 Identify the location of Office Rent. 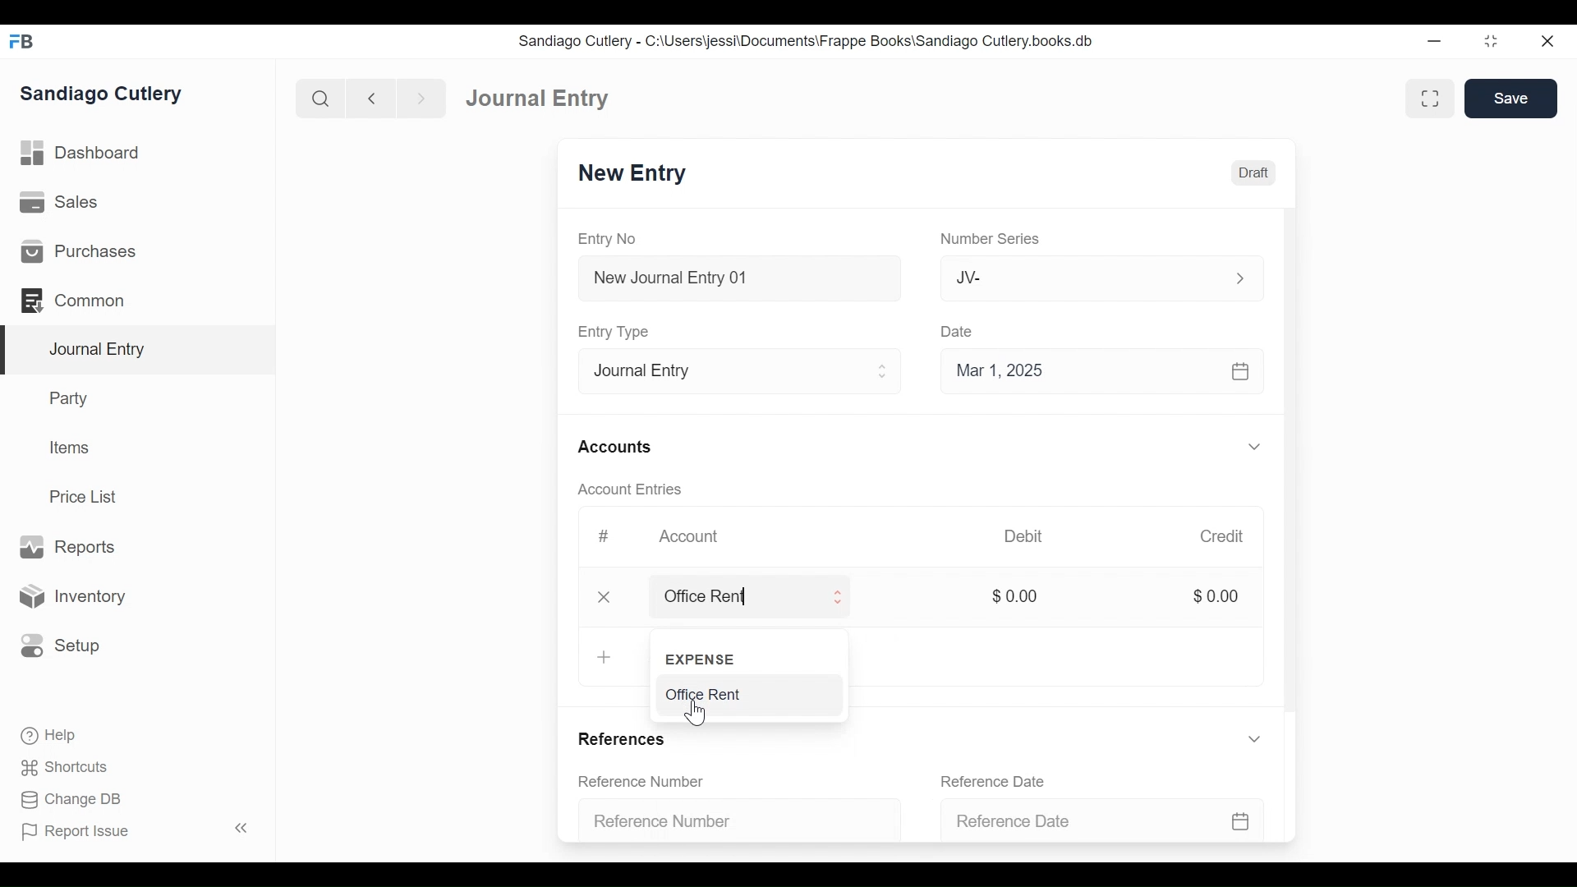
(747, 696).